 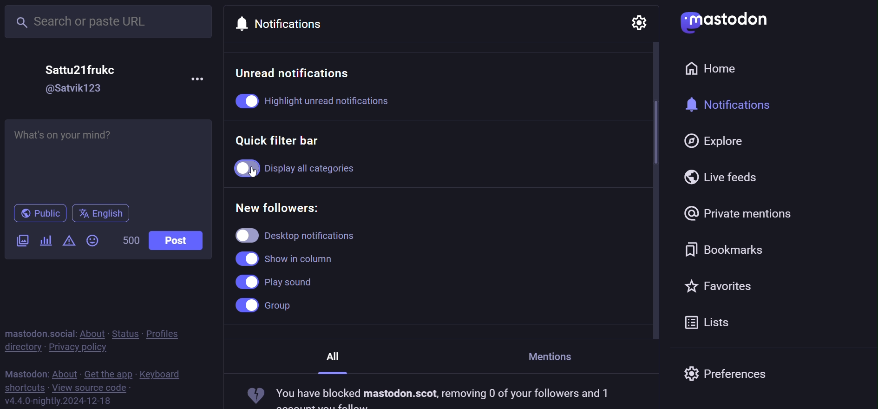 I want to click on play sound, so click(x=276, y=282).